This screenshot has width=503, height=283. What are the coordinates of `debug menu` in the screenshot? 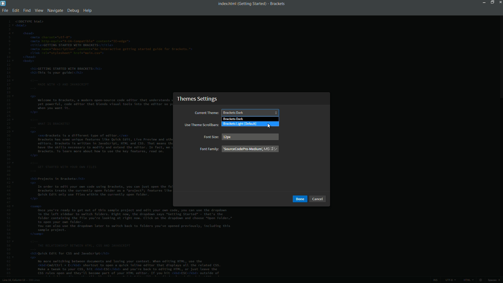 It's located at (73, 11).